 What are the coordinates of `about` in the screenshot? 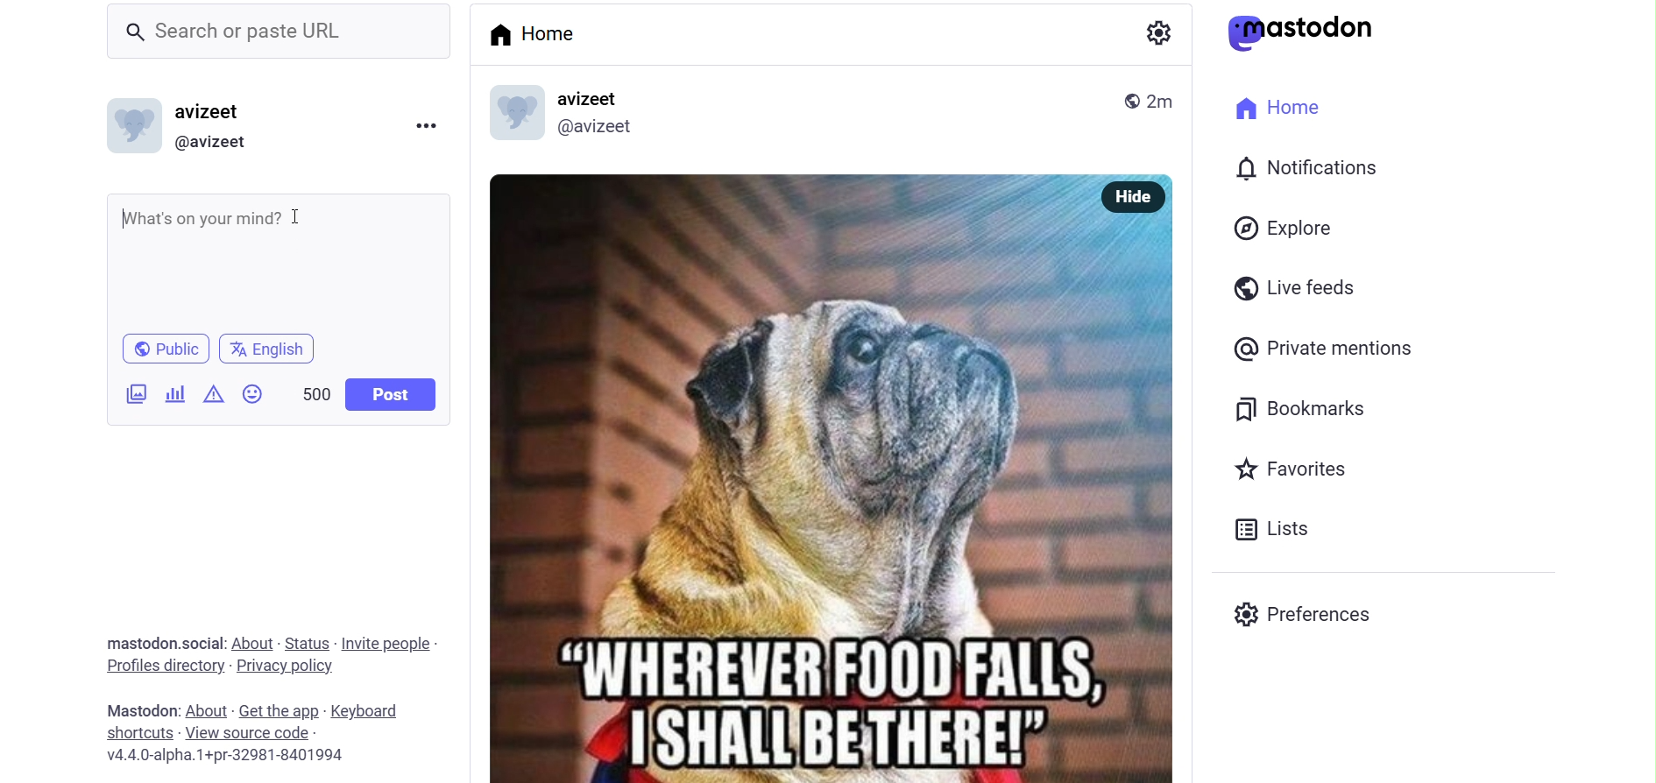 It's located at (253, 644).